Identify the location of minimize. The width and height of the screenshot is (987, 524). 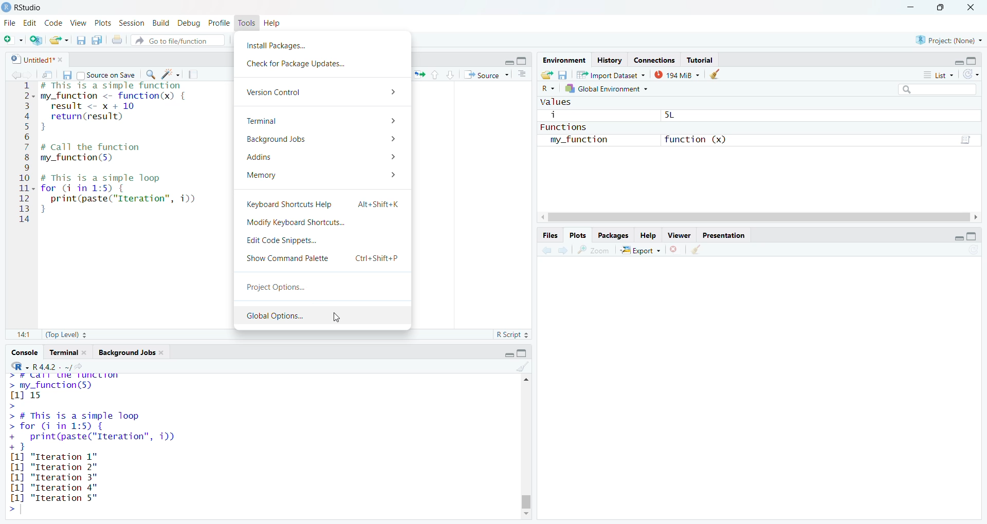
(954, 238).